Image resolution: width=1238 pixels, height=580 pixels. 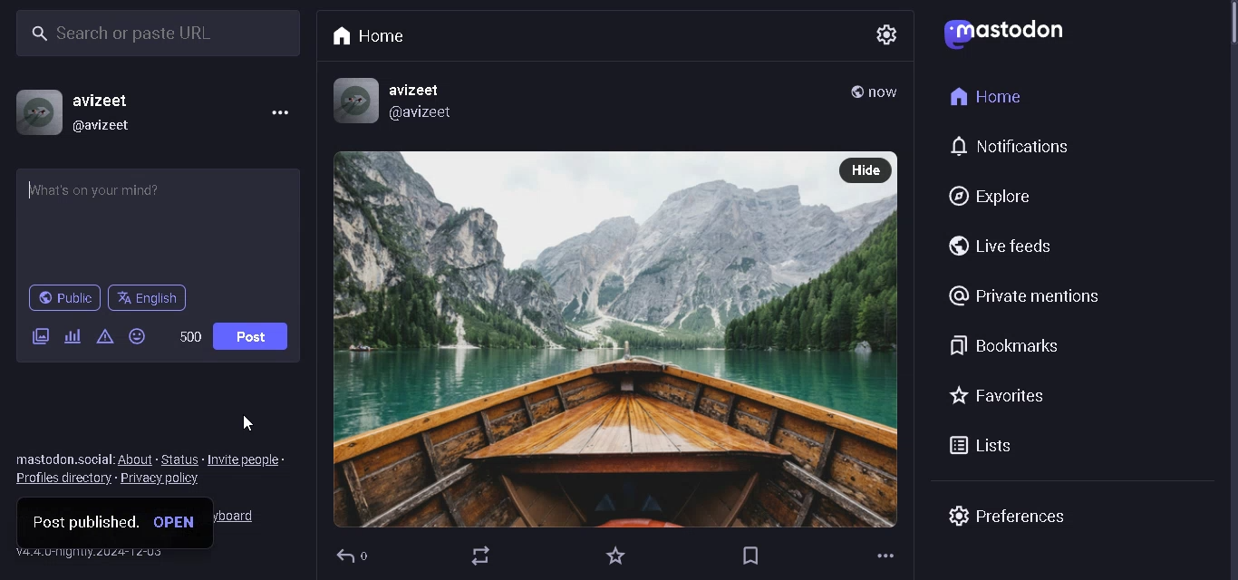 What do you see at coordinates (366, 37) in the screenshot?
I see `home tab` at bounding box center [366, 37].